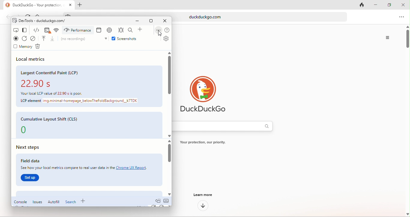 The width and height of the screenshot is (410, 217). Describe the element at coordinates (55, 118) in the screenshot. I see `cumulative layout shift(CLS)` at that location.